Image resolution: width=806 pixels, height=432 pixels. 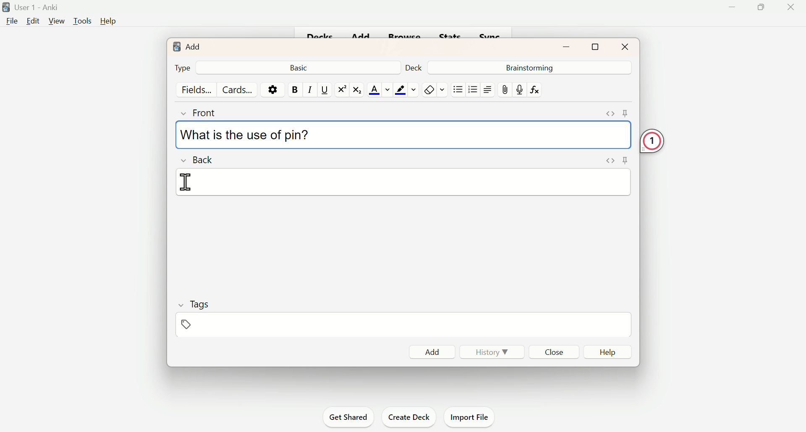 I want to click on , so click(x=34, y=20).